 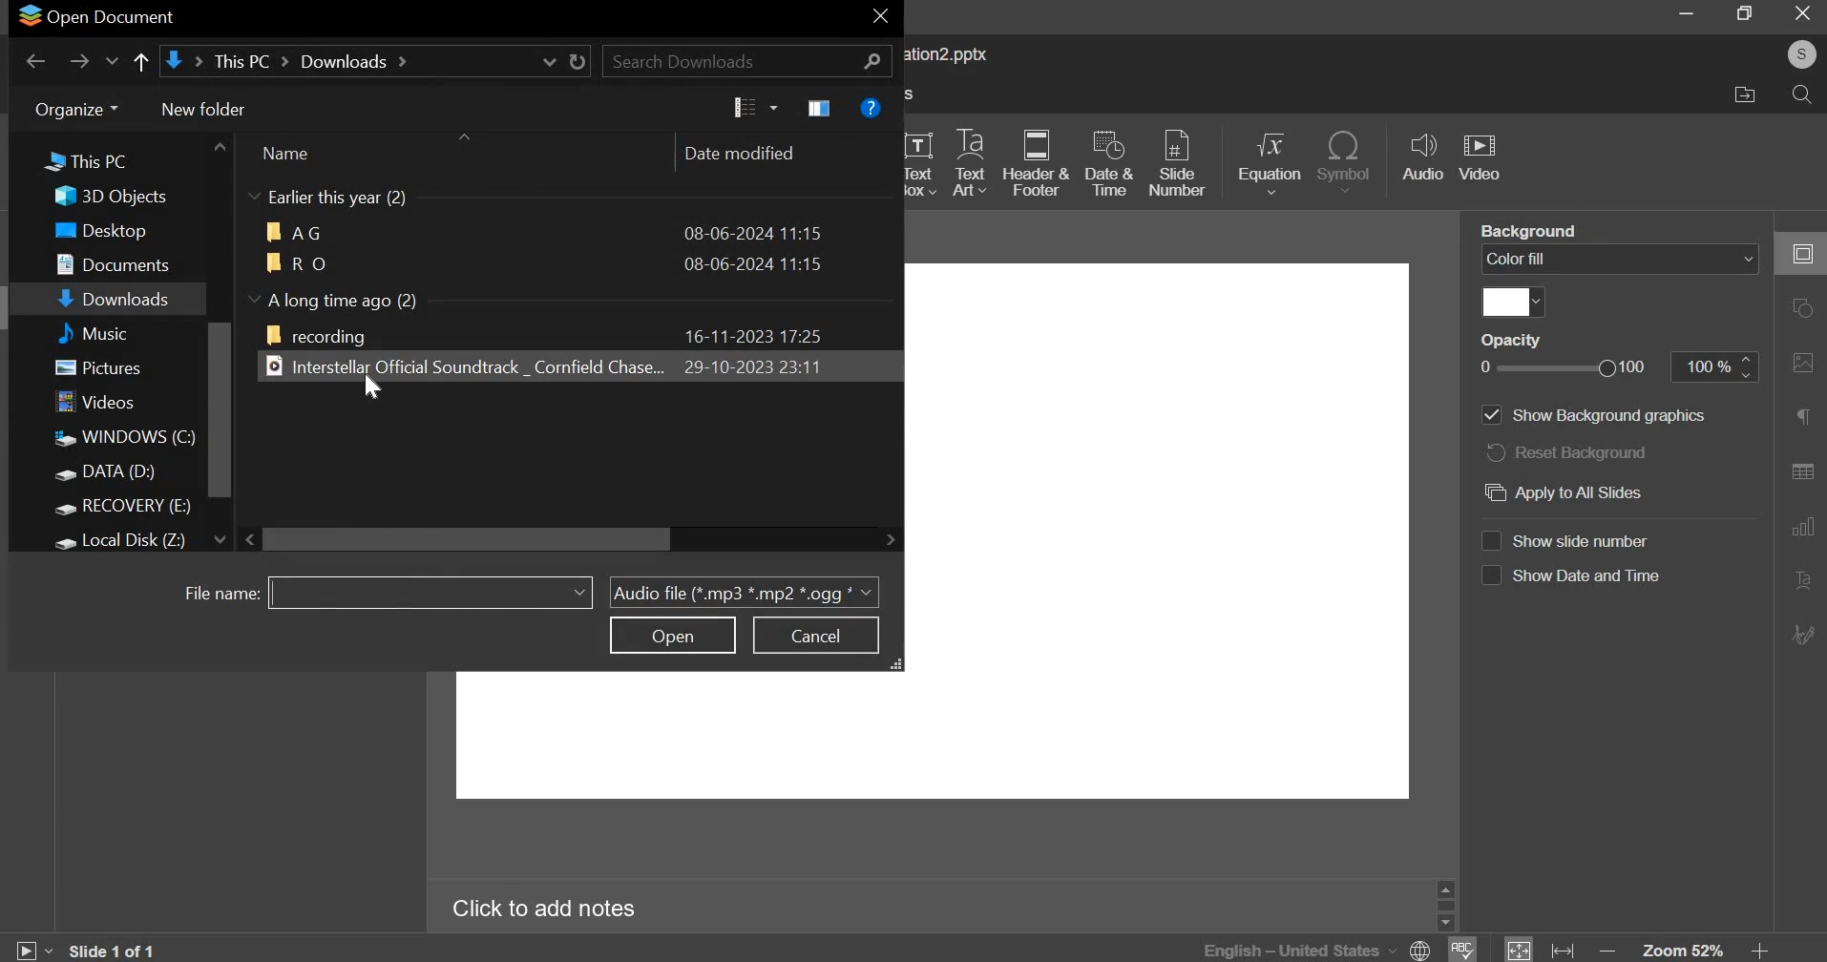 What do you see at coordinates (818, 634) in the screenshot?
I see `cancel` at bounding box center [818, 634].